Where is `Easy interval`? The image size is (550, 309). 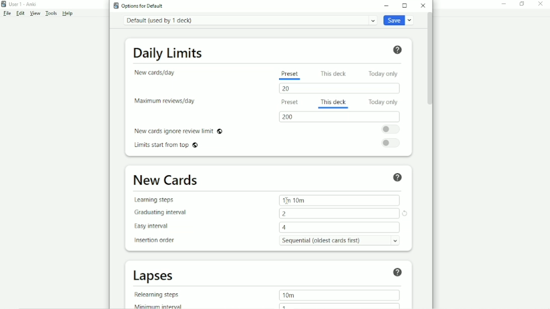
Easy interval is located at coordinates (155, 226).